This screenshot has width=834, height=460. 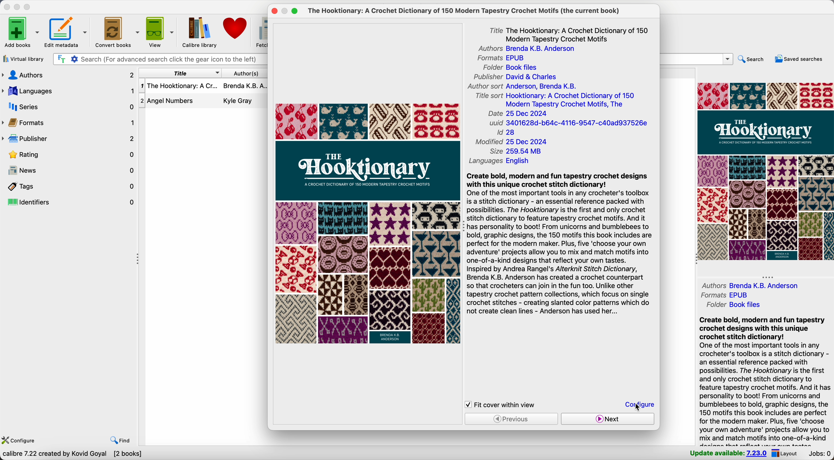 I want to click on synopsis, so click(x=765, y=380).